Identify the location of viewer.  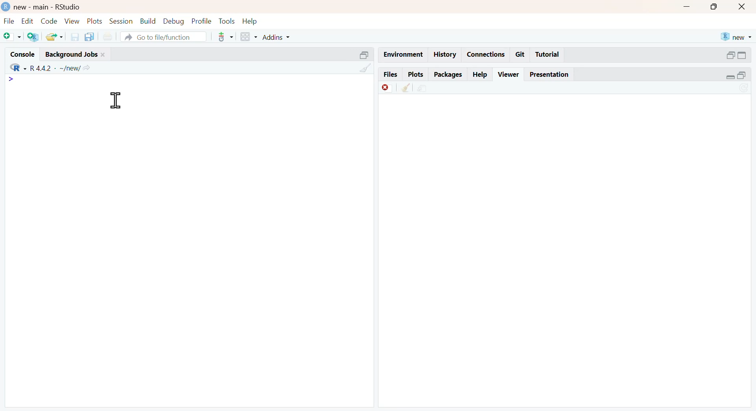
(509, 74).